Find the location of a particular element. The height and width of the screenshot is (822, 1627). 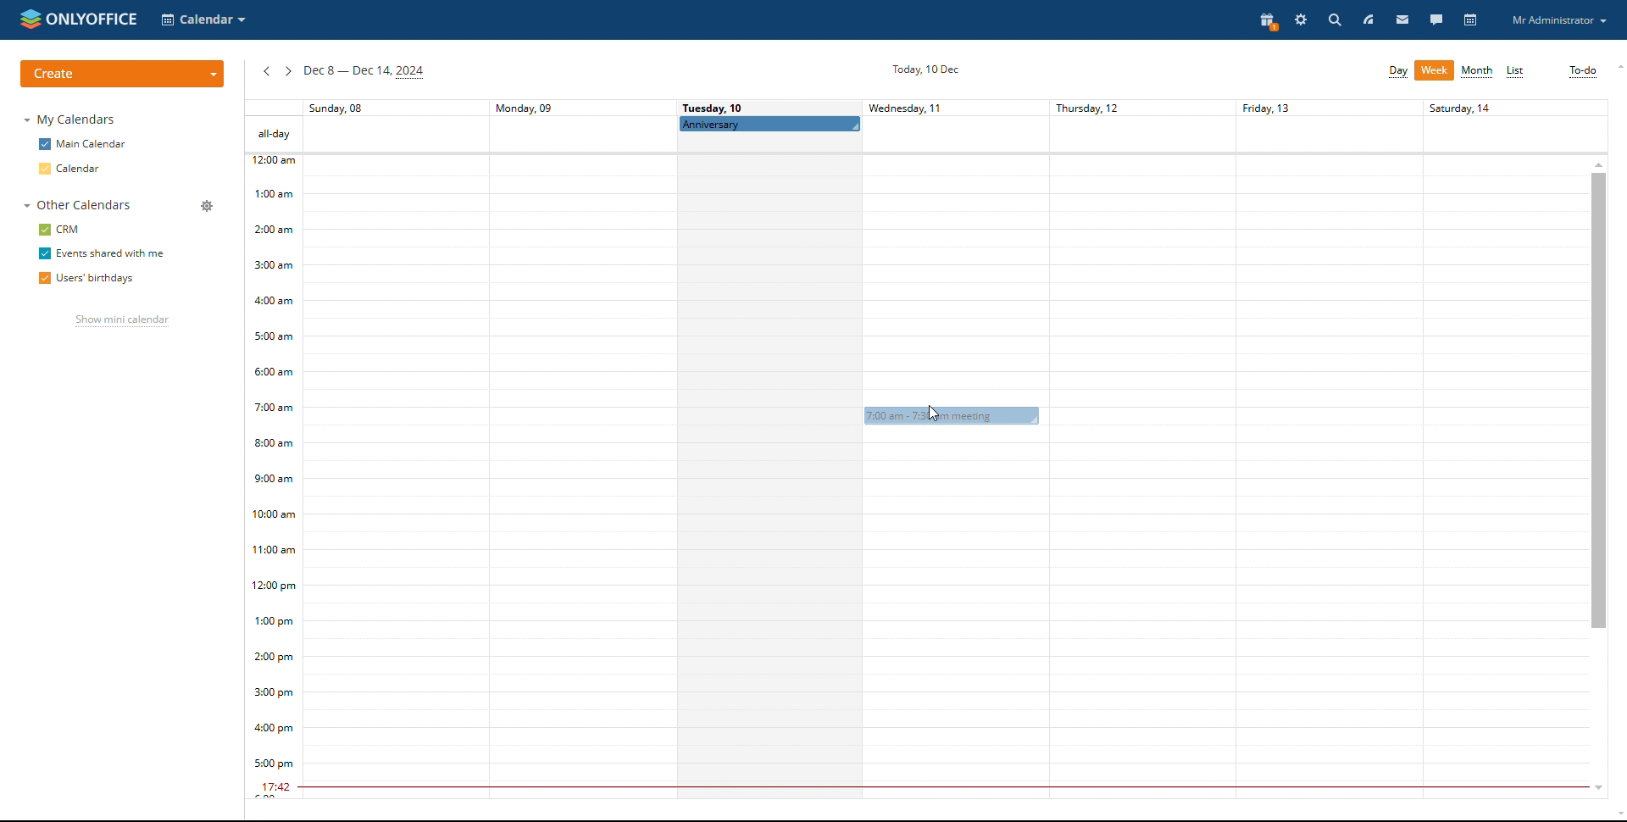

scrollbar is located at coordinates (1599, 400).